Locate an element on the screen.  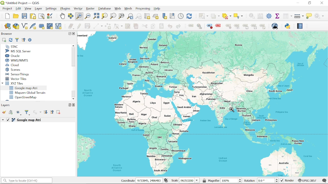
Zoom to selection is located at coordinates (104, 16).